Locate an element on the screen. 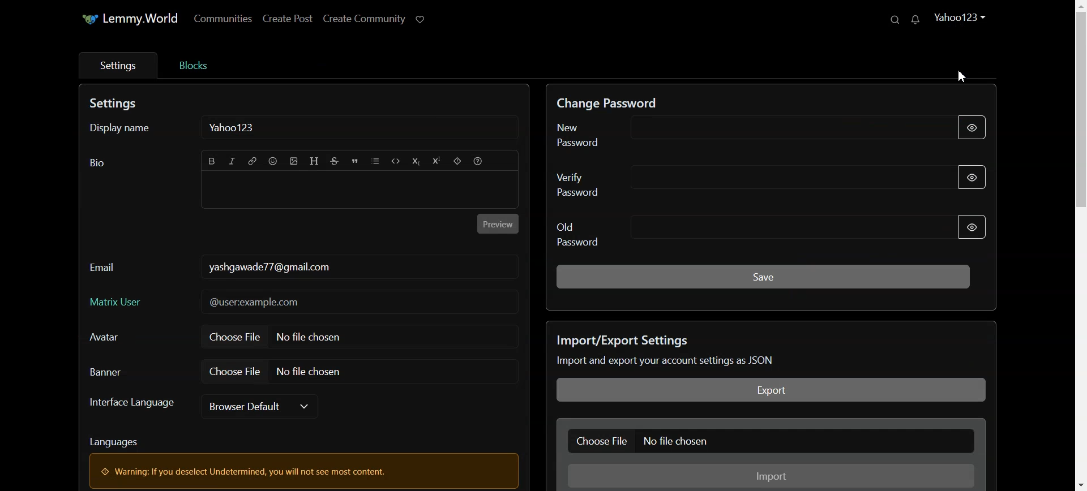 The width and height of the screenshot is (1087, 491). Unread Messages is located at coordinates (914, 19).